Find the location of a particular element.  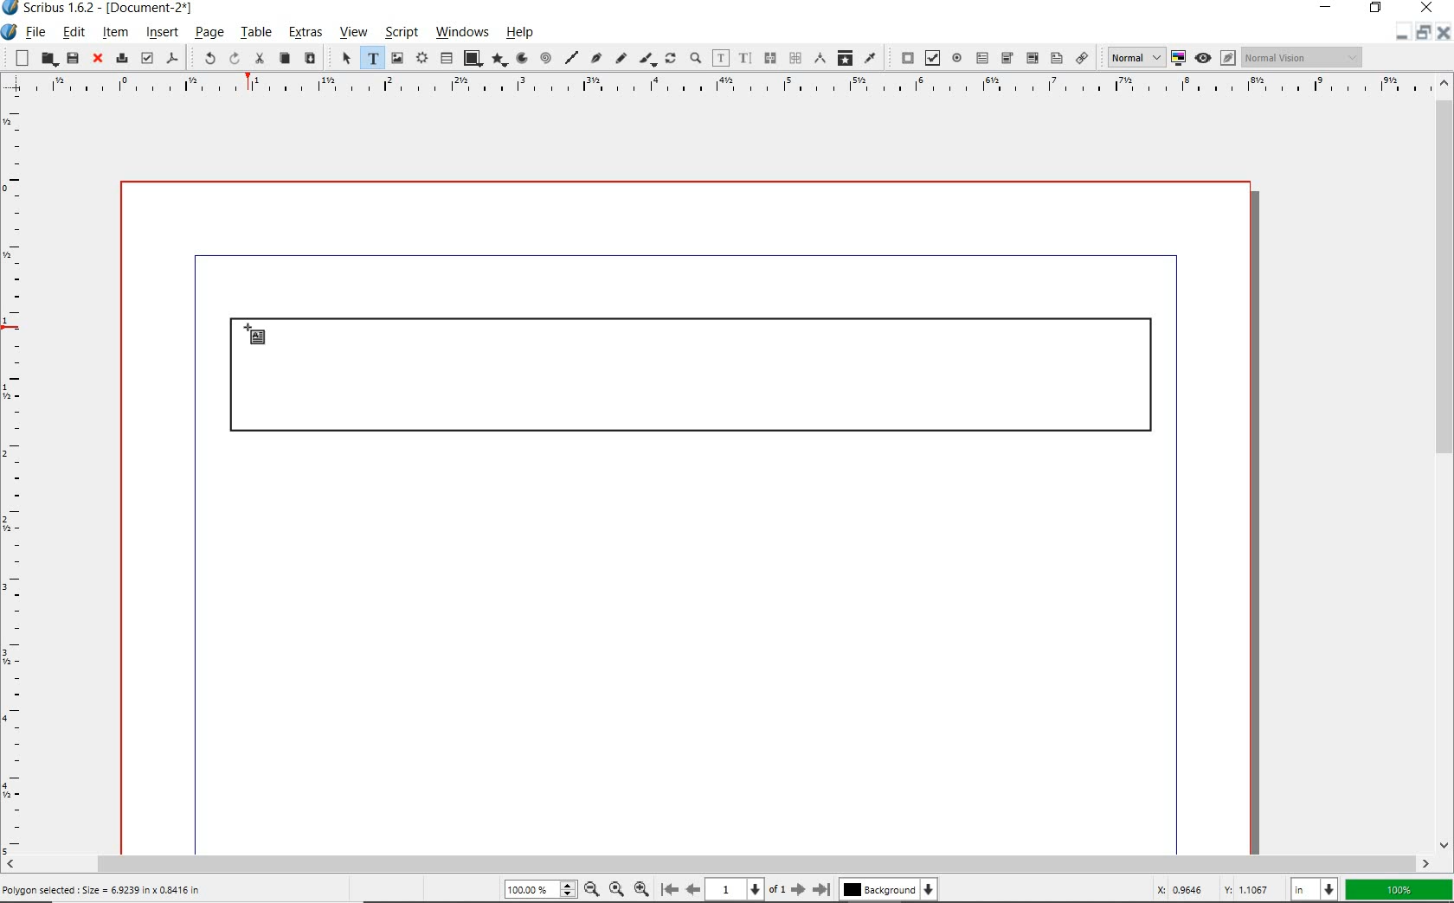

edit contents of frame is located at coordinates (720, 58).